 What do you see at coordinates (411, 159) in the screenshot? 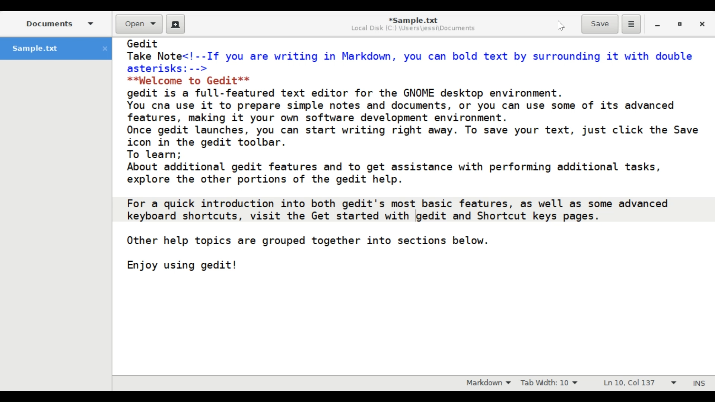
I see `Gedit

Take Note<!--If you are writing in Markdown, you can bold text by surrounding it with double
asterisks: -->

**Welcome to Gedit**

gedit is a full-featured text editor for the GNOME desktop environment.

You cna use it to prepare simple notes and documents, or you can use some of its advanced
features, making it your own software development environment.

Once gedit launches, you can start writing right away. To save your text, just click the Save
icon in the gedit toolbar.

To learn;

About additional gedit features and to get assistance with performing additional tasks,
explore the other portions of the gedit help.

For a quick introduction into both gedit's most basic features, as well as some advanced
keyboard shortcuts, visit the Get started with [gedit and Shortcut keys pages.

Other help topics are grouped together into sections below.

Enjoy using gedit!` at bounding box center [411, 159].